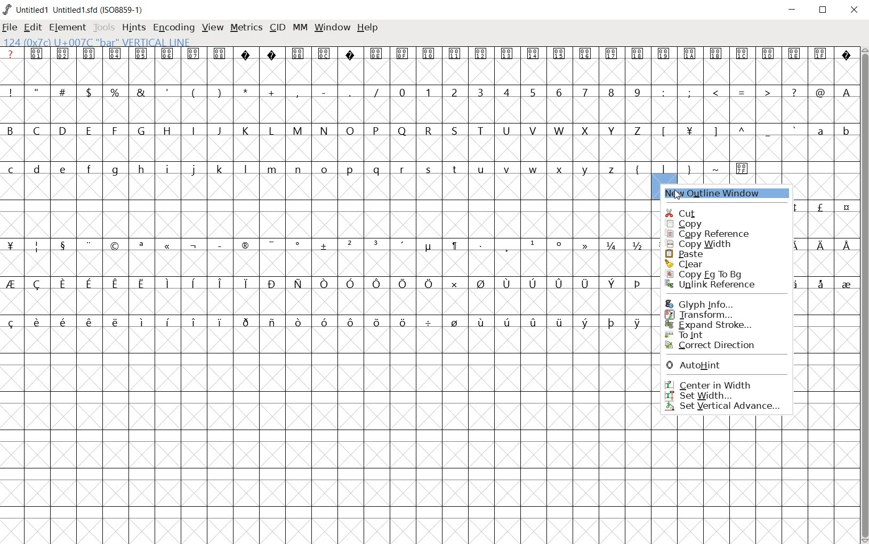 This screenshot has width=869, height=544. I want to click on scrollbar, so click(864, 295).